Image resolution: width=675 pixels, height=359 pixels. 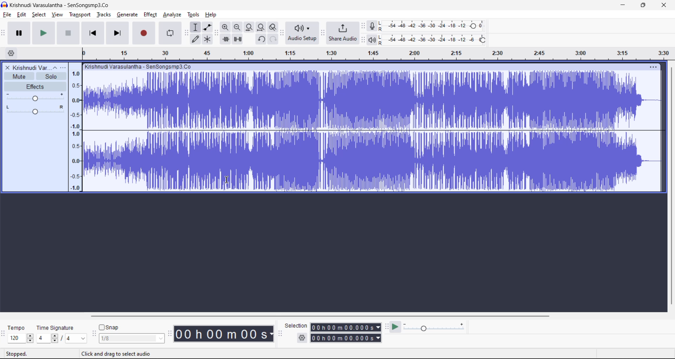 What do you see at coordinates (40, 15) in the screenshot?
I see `select` at bounding box center [40, 15].